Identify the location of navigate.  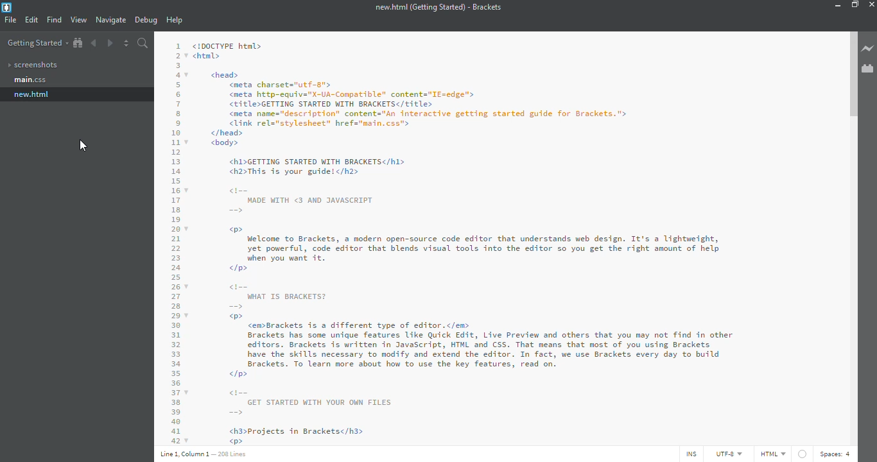
(111, 20).